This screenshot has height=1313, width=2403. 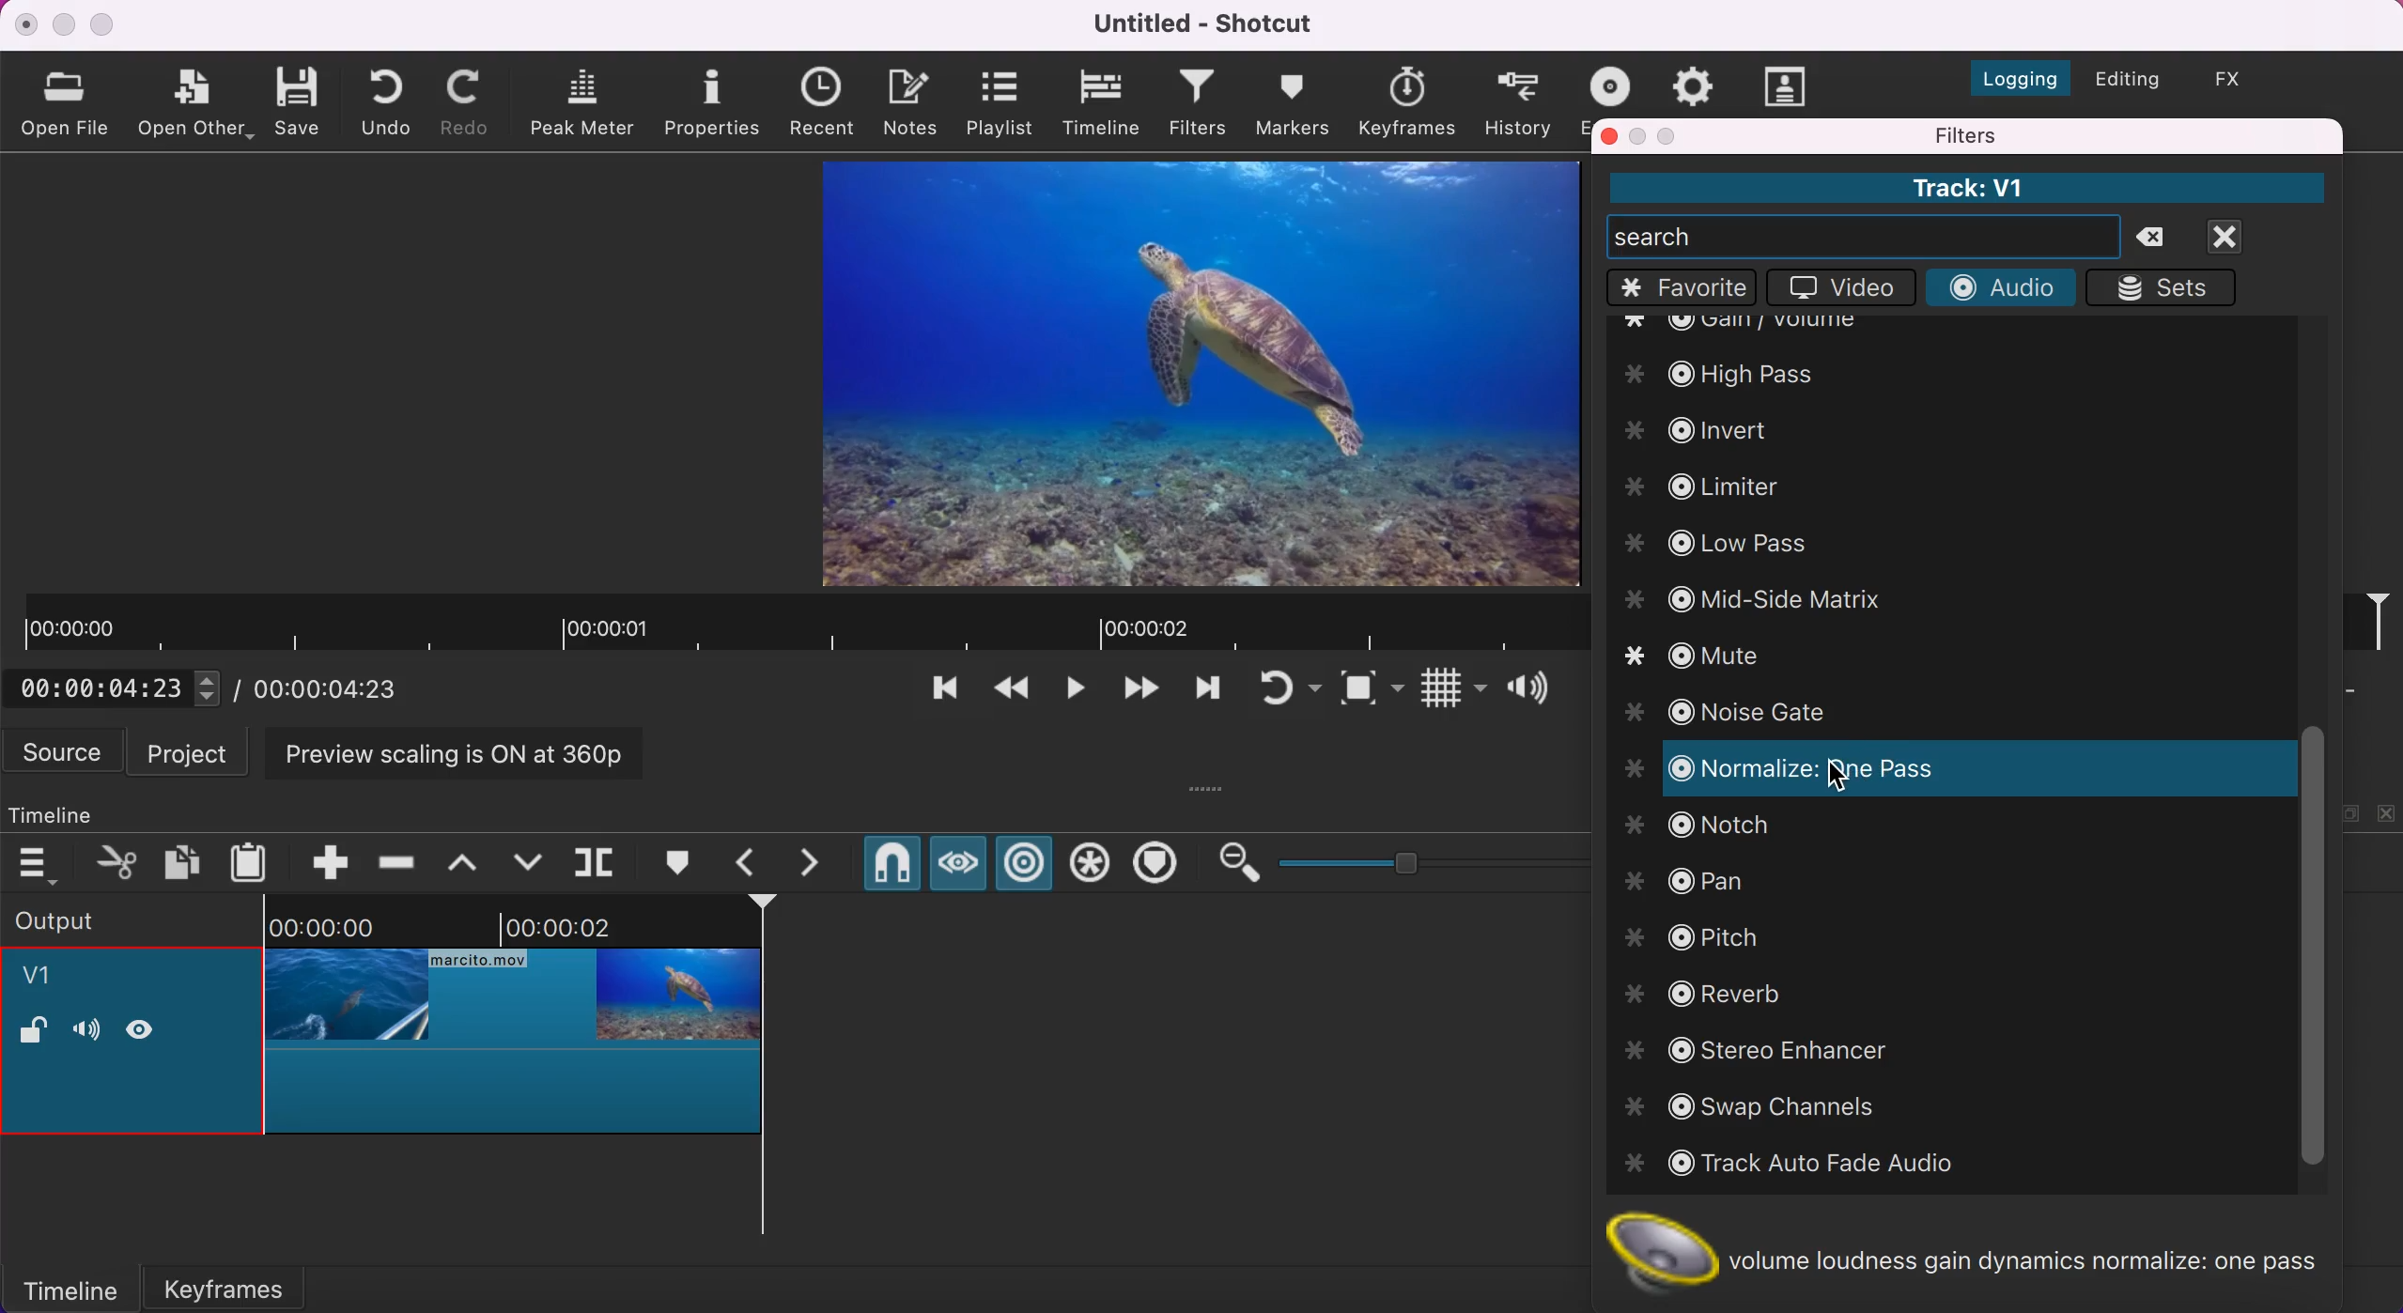 What do you see at coordinates (956, 868) in the screenshot?
I see `scrub while draggins` at bounding box center [956, 868].